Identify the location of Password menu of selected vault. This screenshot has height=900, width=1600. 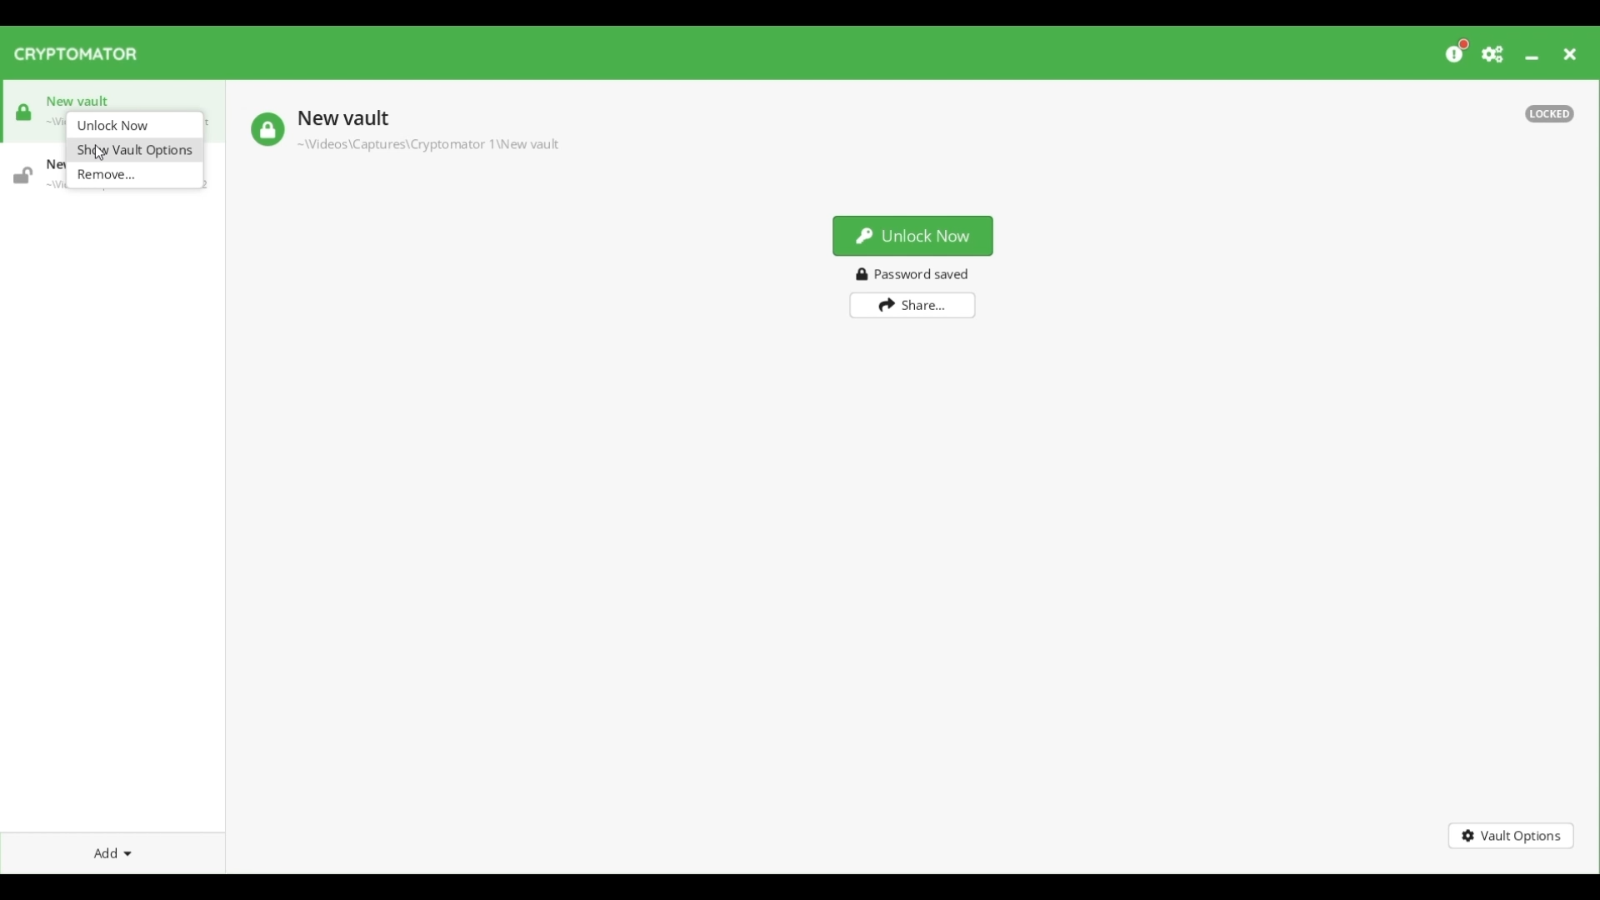
(917, 274).